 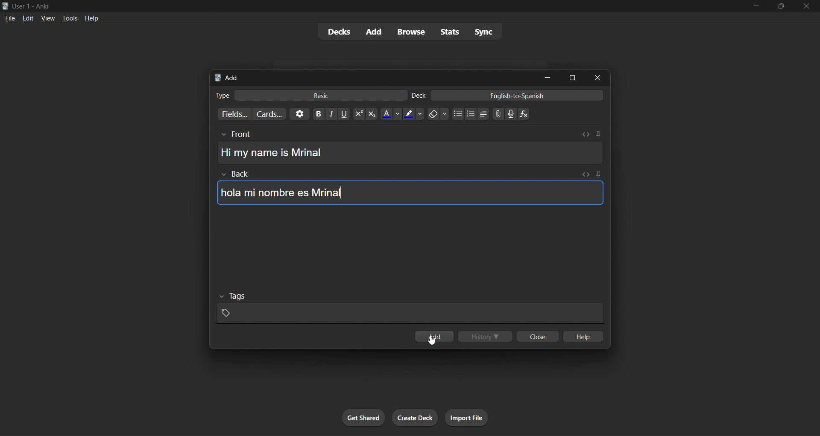 I want to click on card front english text box , so click(x=409, y=148).